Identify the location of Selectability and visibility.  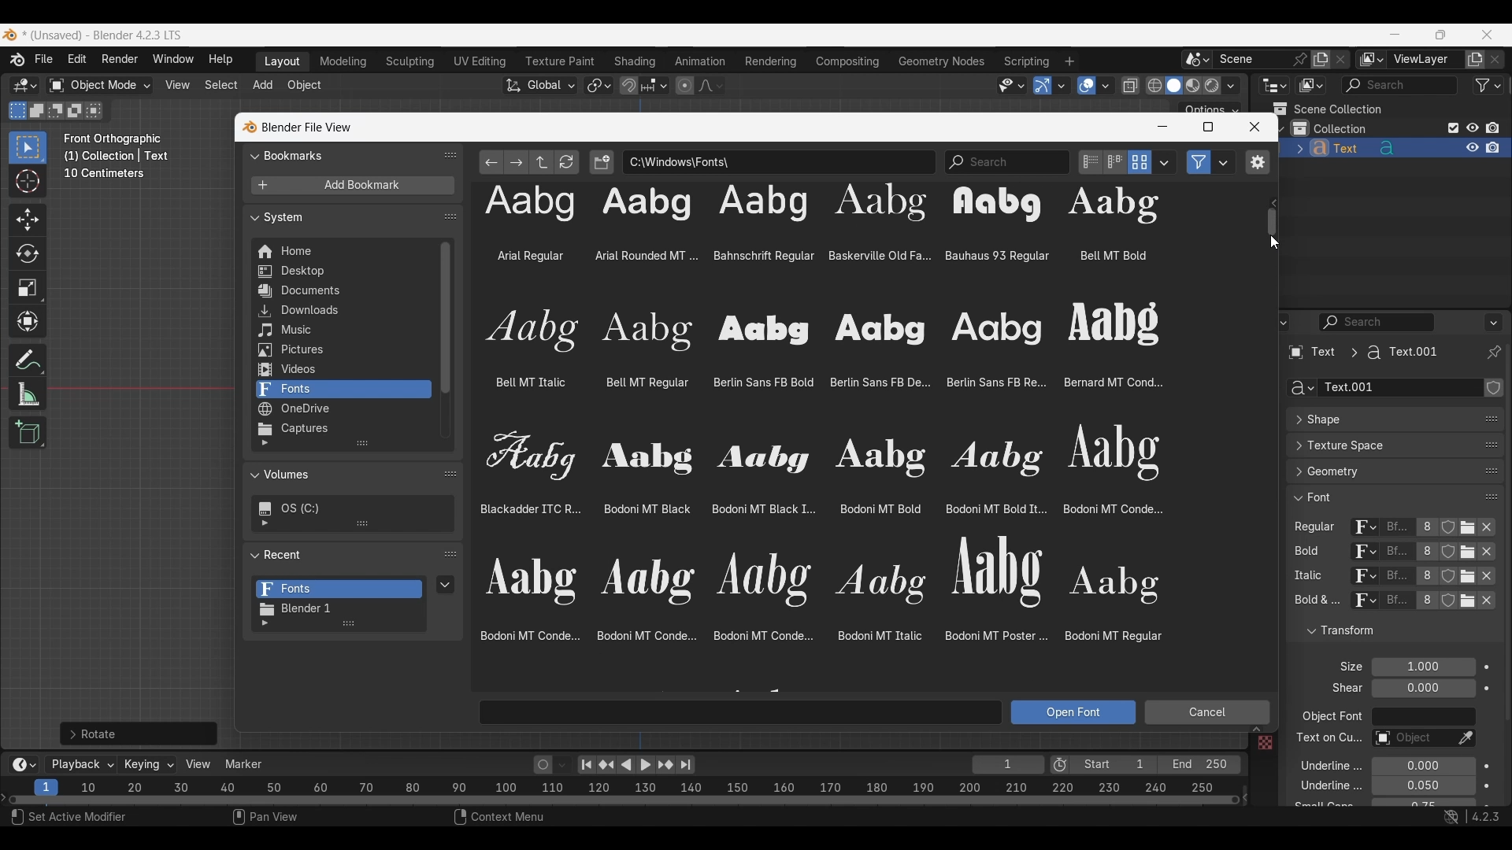
(1012, 86).